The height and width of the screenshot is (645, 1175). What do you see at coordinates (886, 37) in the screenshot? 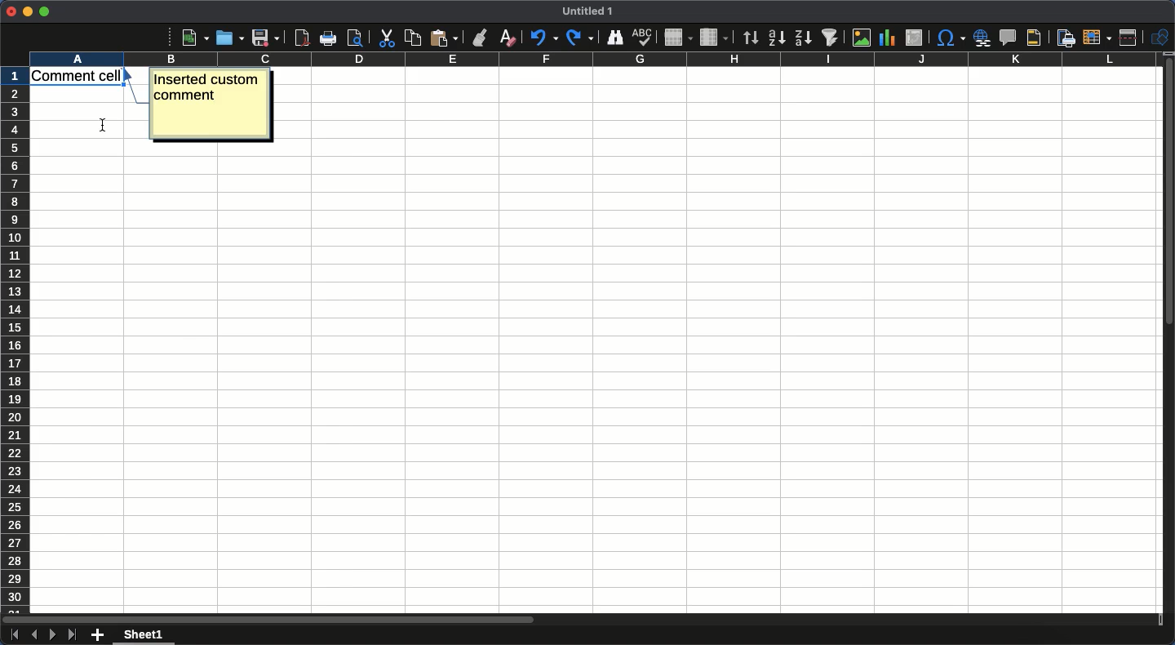
I see `Chart` at bounding box center [886, 37].